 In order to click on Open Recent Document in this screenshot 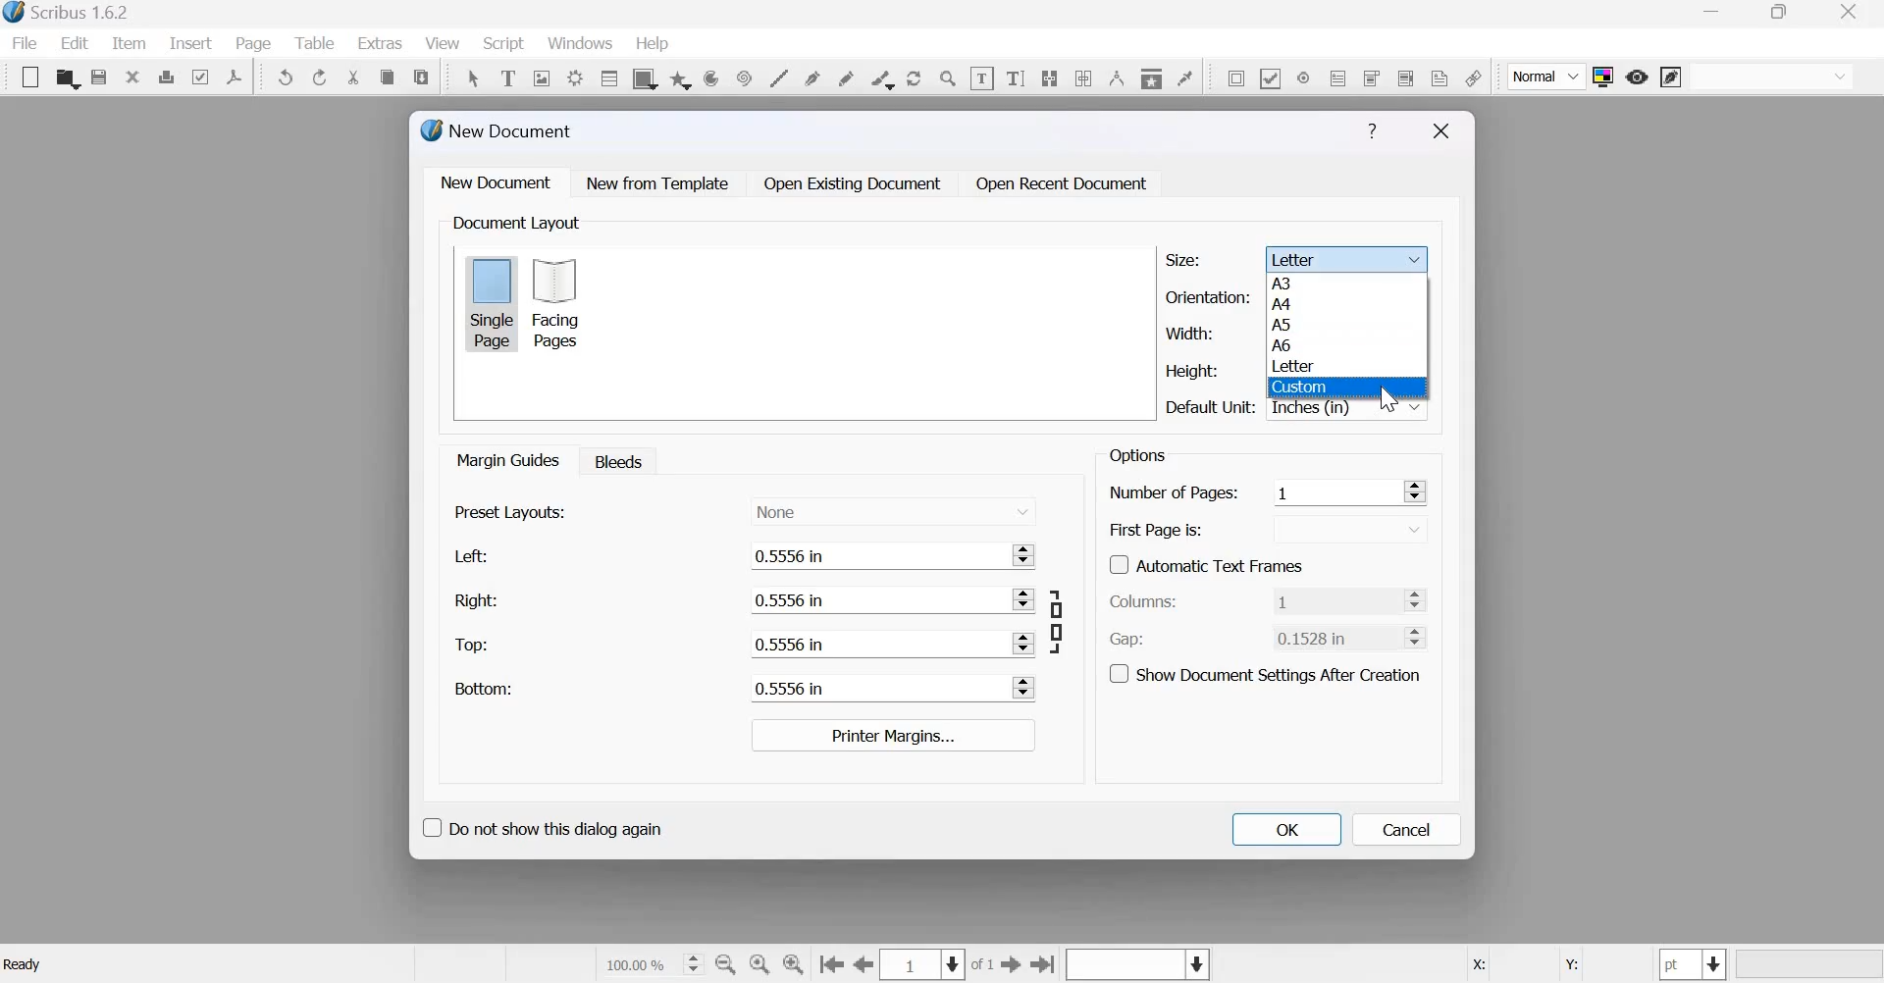, I will do `click(1063, 184)`.